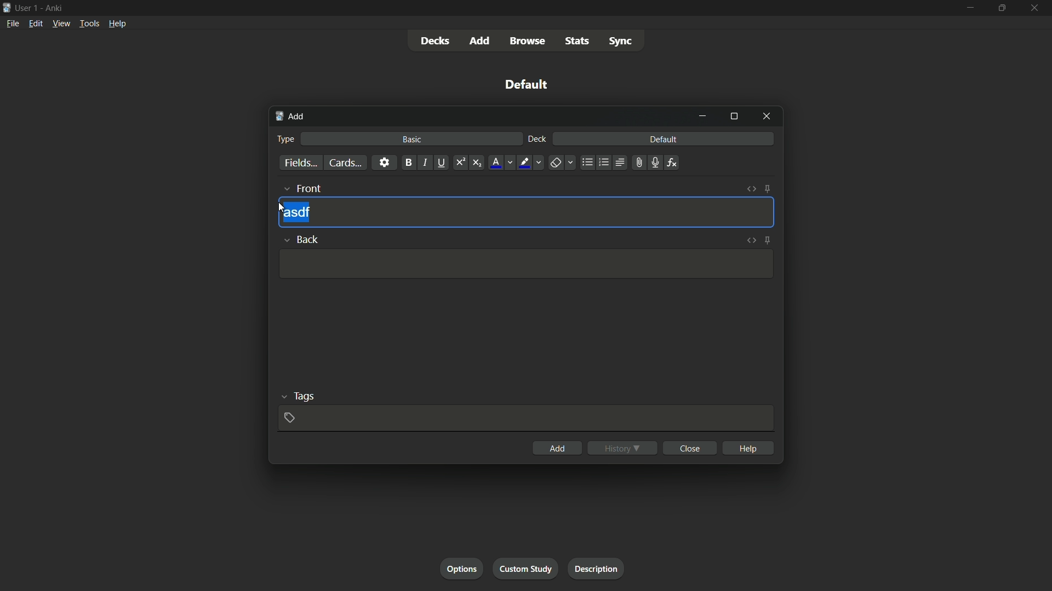 Image resolution: width=1052 pixels, height=591 pixels. Describe the element at coordinates (524, 84) in the screenshot. I see `default` at that location.